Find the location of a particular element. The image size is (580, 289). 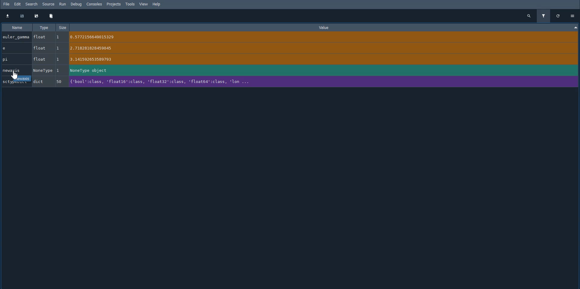

Help is located at coordinates (156, 5).